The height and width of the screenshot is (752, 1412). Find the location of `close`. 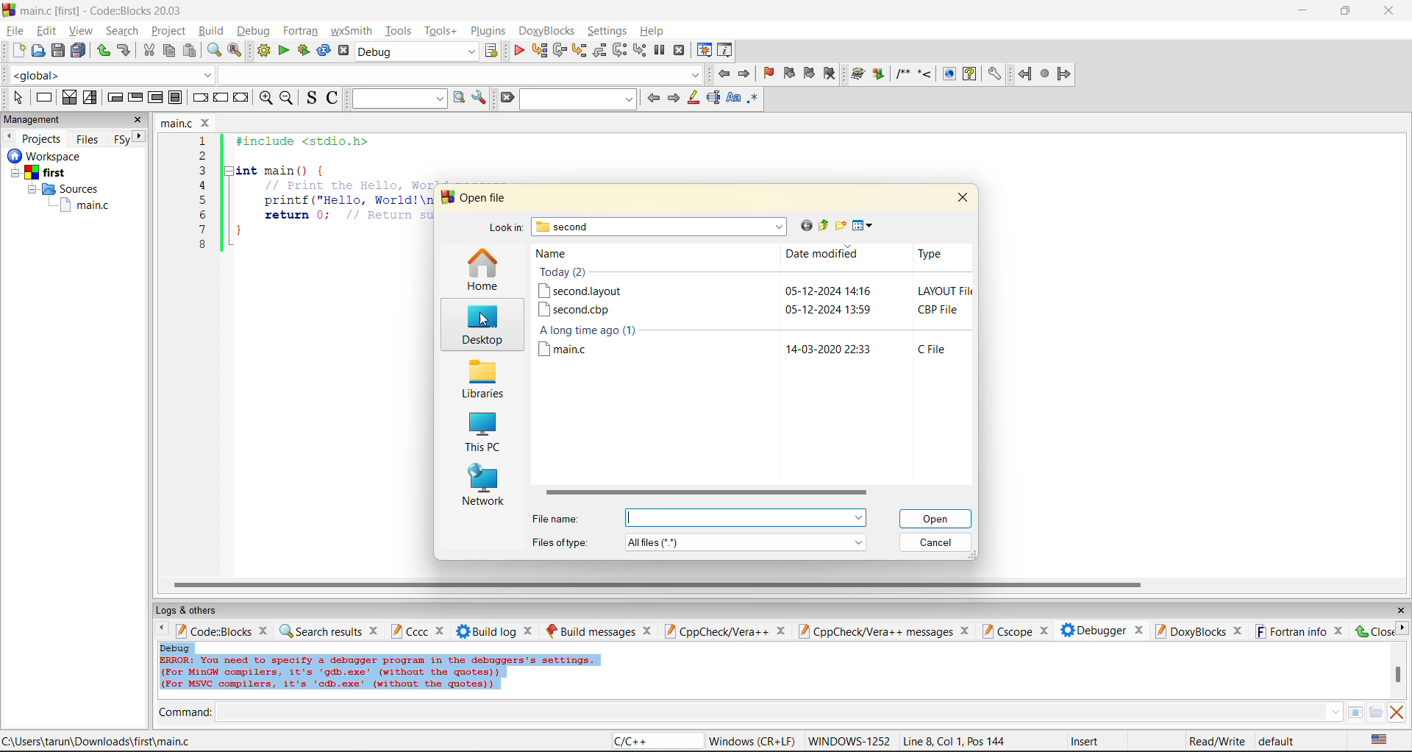

close is located at coordinates (207, 123).